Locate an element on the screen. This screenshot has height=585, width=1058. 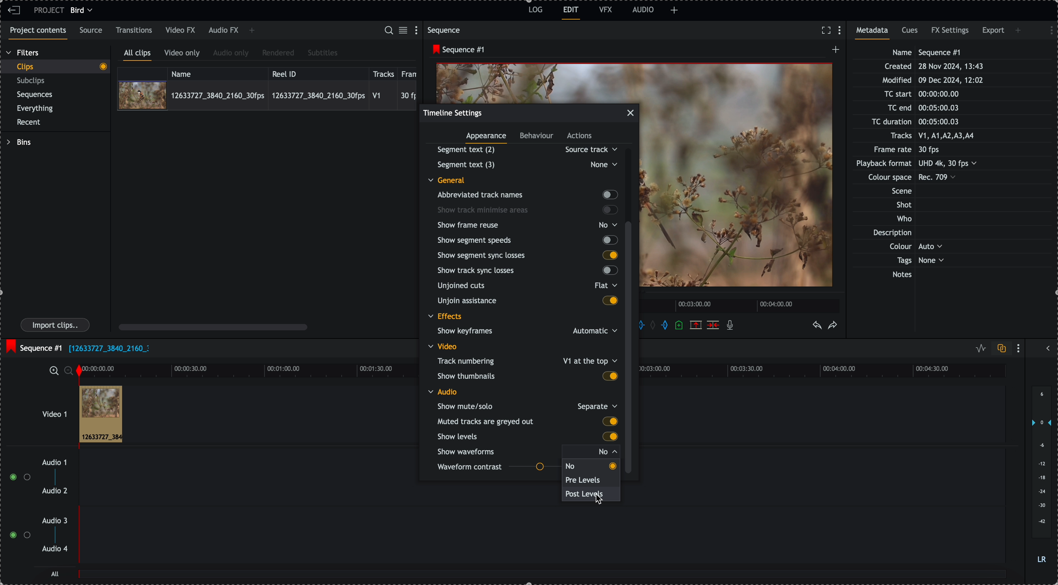
recored voice-over is located at coordinates (731, 326).